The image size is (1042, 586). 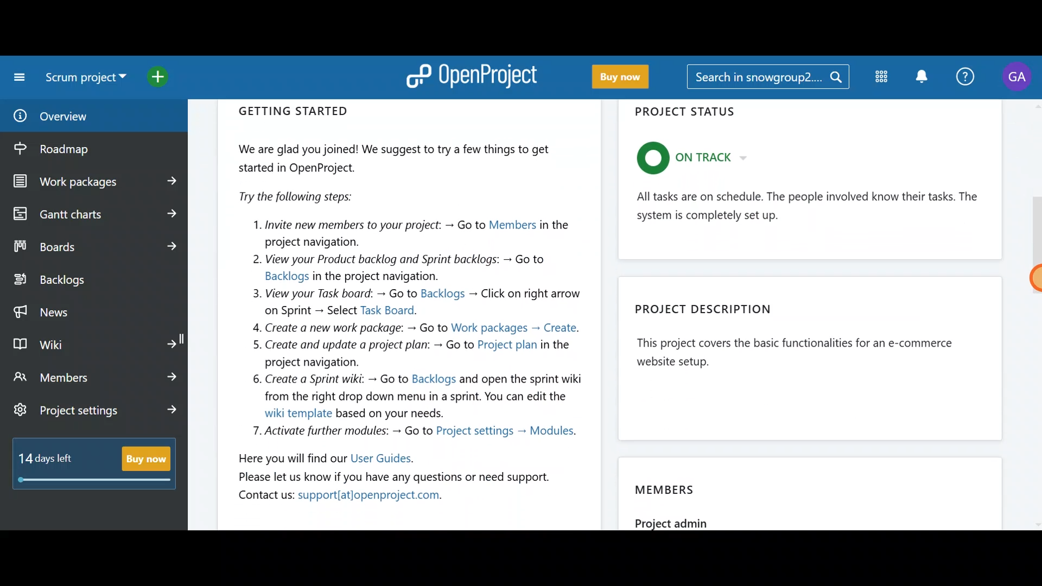 What do you see at coordinates (80, 116) in the screenshot?
I see `Overview` at bounding box center [80, 116].